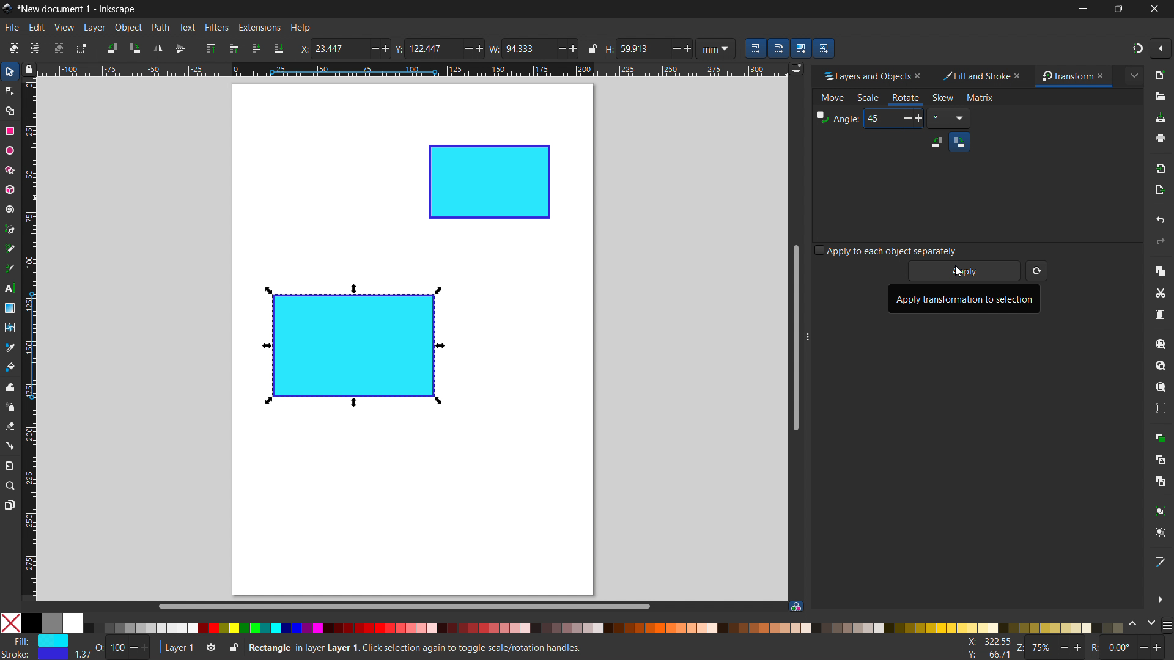  I want to click on ellipse tool, so click(9, 150).